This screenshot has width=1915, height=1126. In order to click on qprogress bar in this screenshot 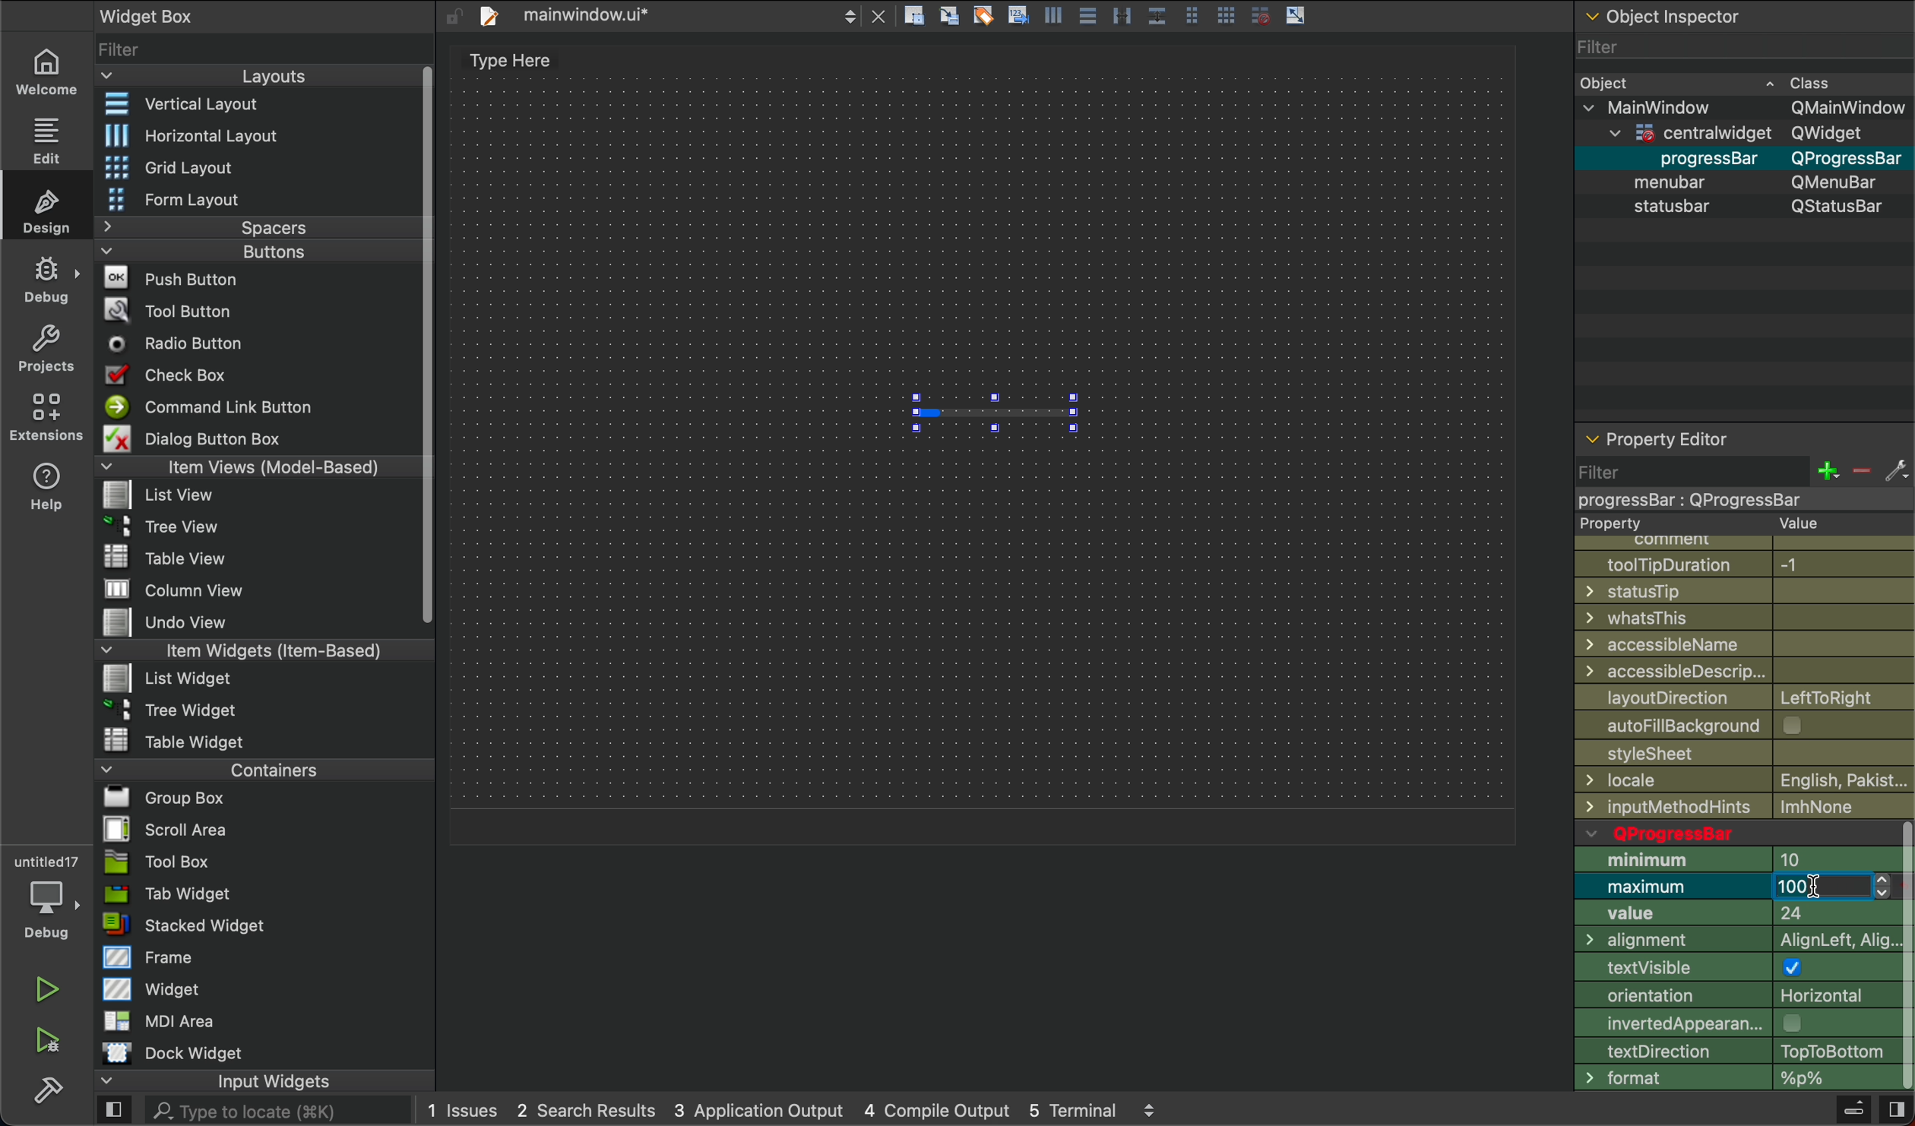, I will do `click(1732, 833)`.